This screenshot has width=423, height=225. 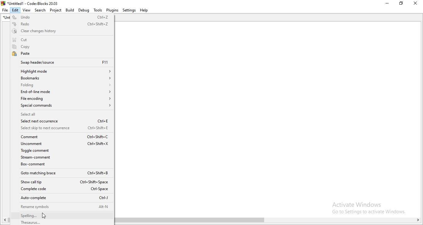 What do you see at coordinates (129, 11) in the screenshot?
I see `settings` at bounding box center [129, 11].